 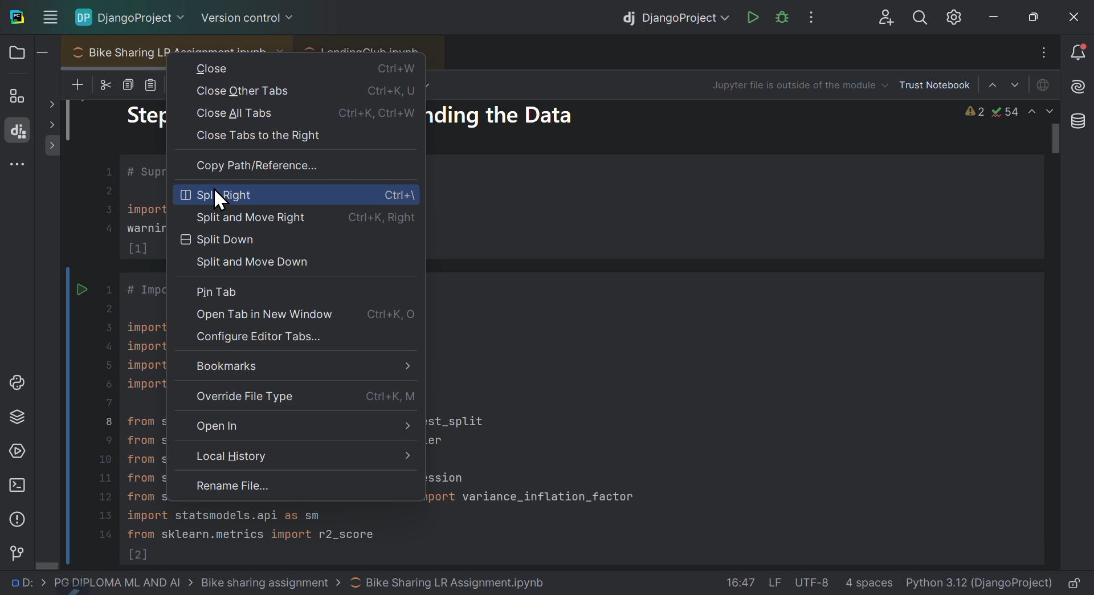 What do you see at coordinates (16, 165) in the screenshot?
I see `More windows tools` at bounding box center [16, 165].